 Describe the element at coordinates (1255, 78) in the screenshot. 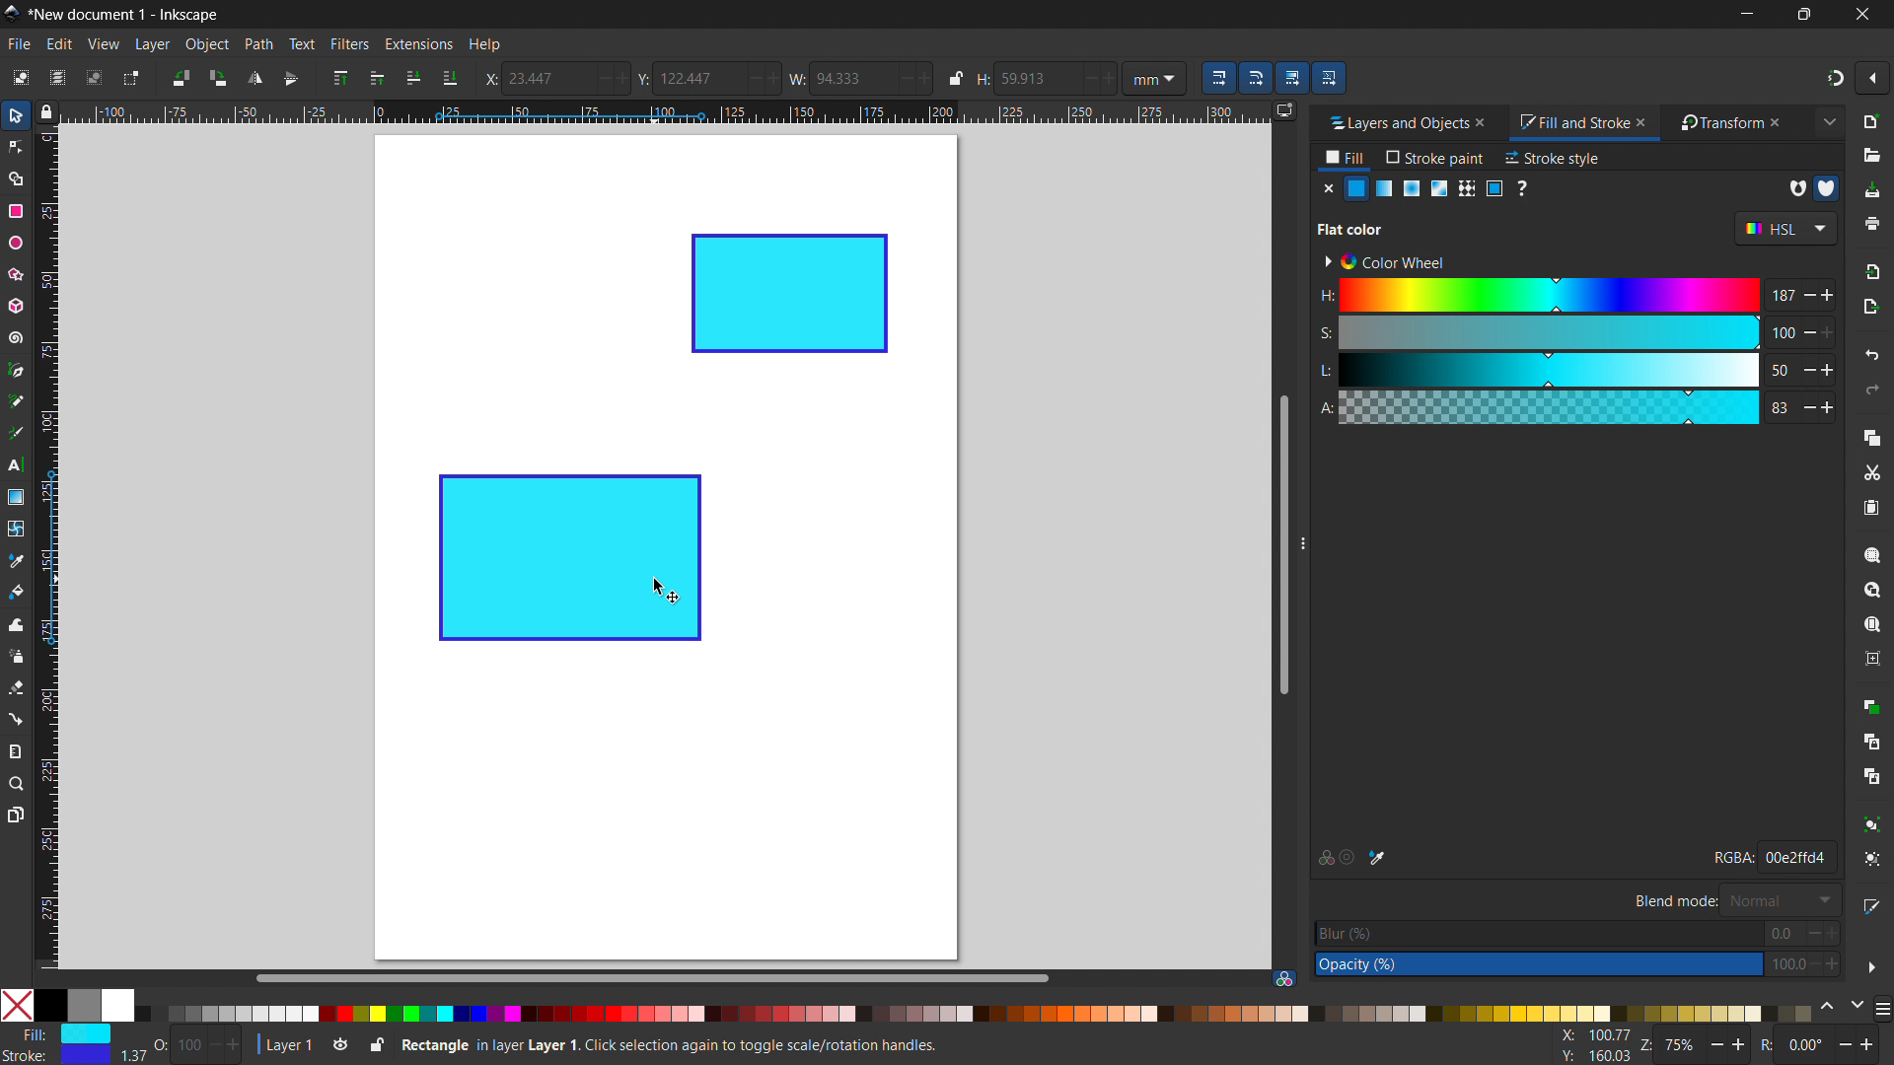

I see `when scaling rectangle, scale the radii of the rounded corners` at that location.